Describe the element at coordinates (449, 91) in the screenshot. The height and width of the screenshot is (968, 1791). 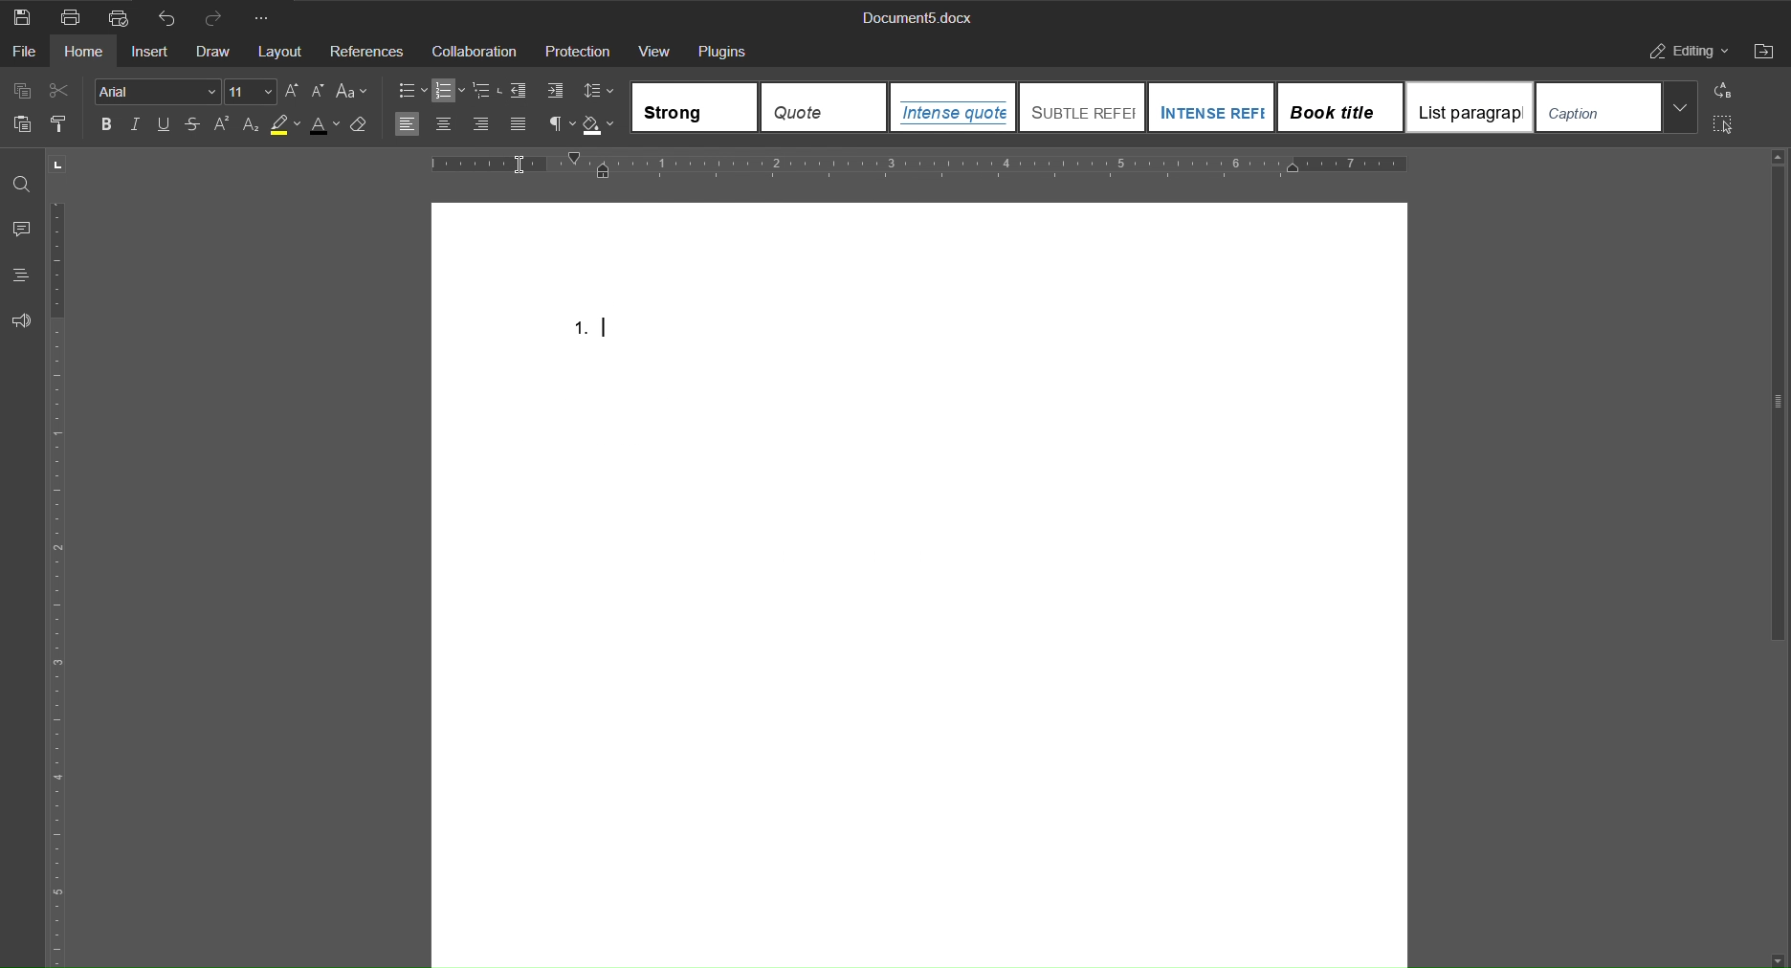
I see `numbering` at that location.